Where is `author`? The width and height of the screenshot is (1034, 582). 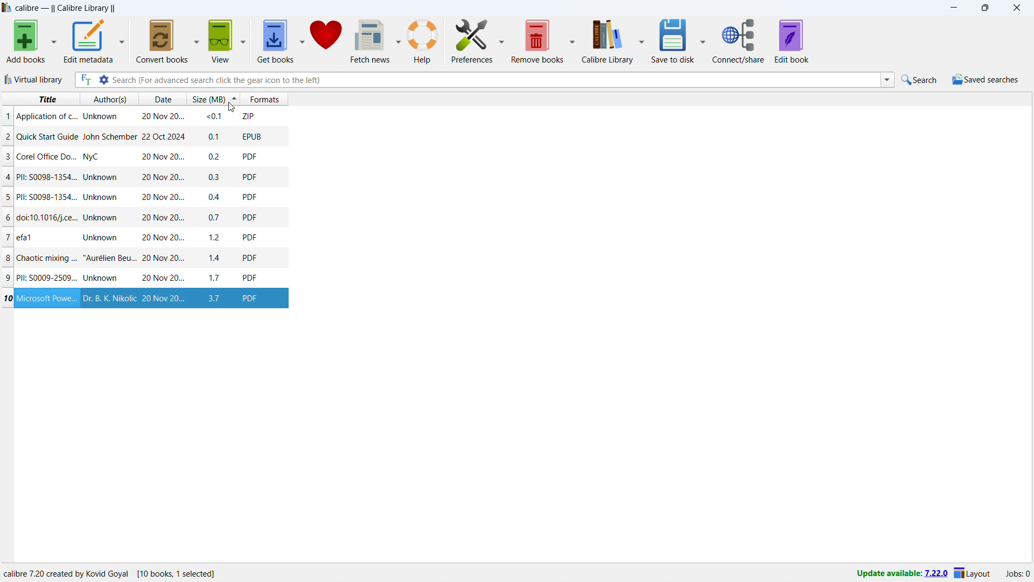
author is located at coordinates (103, 239).